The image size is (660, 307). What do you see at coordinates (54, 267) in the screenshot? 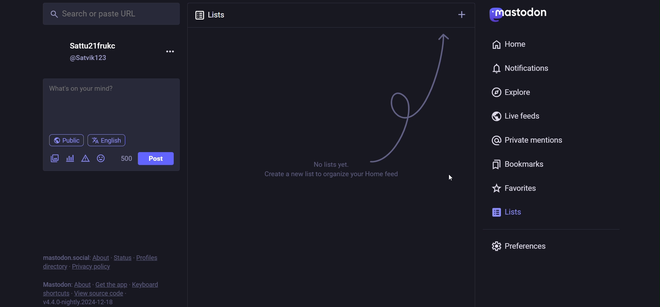
I see `directory` at bounding box center [54, 267].